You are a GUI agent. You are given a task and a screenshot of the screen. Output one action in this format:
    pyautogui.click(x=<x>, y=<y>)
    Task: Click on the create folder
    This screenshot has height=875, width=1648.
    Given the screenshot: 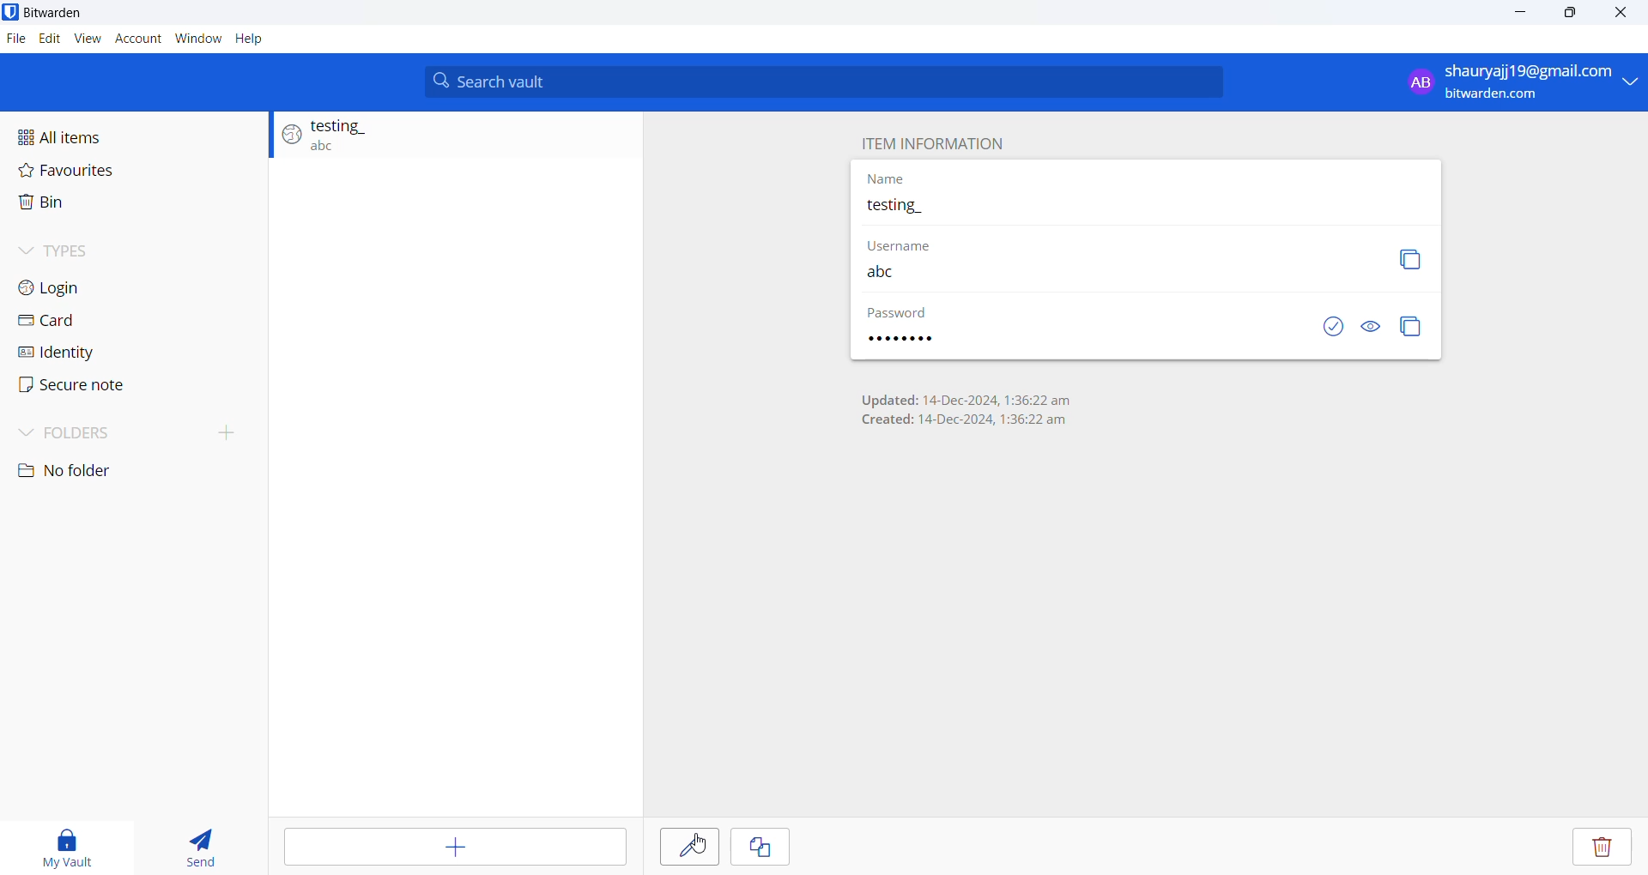 What is the action you would take?
    pyautogui.click(x=233, y=431)
    